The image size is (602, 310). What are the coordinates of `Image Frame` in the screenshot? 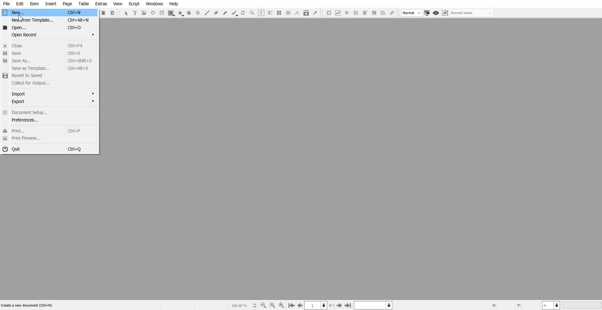 It's located at (144, 13).